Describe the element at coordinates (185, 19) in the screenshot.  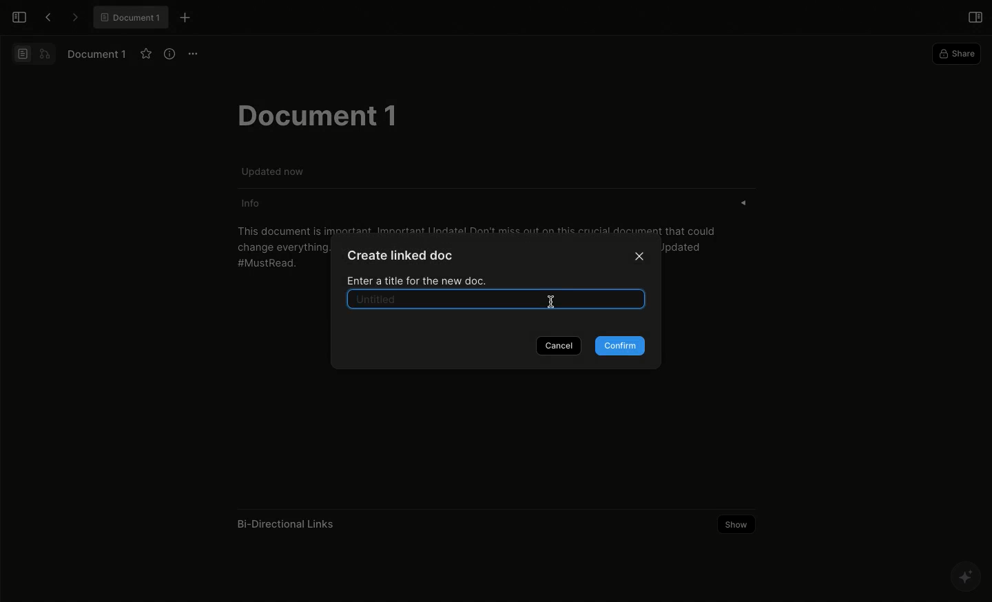
I see `New tab` at that location.